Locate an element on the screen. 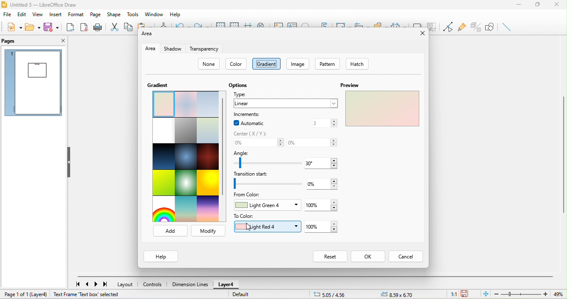  page 1 of 1 is located at coordinates (15, 295).